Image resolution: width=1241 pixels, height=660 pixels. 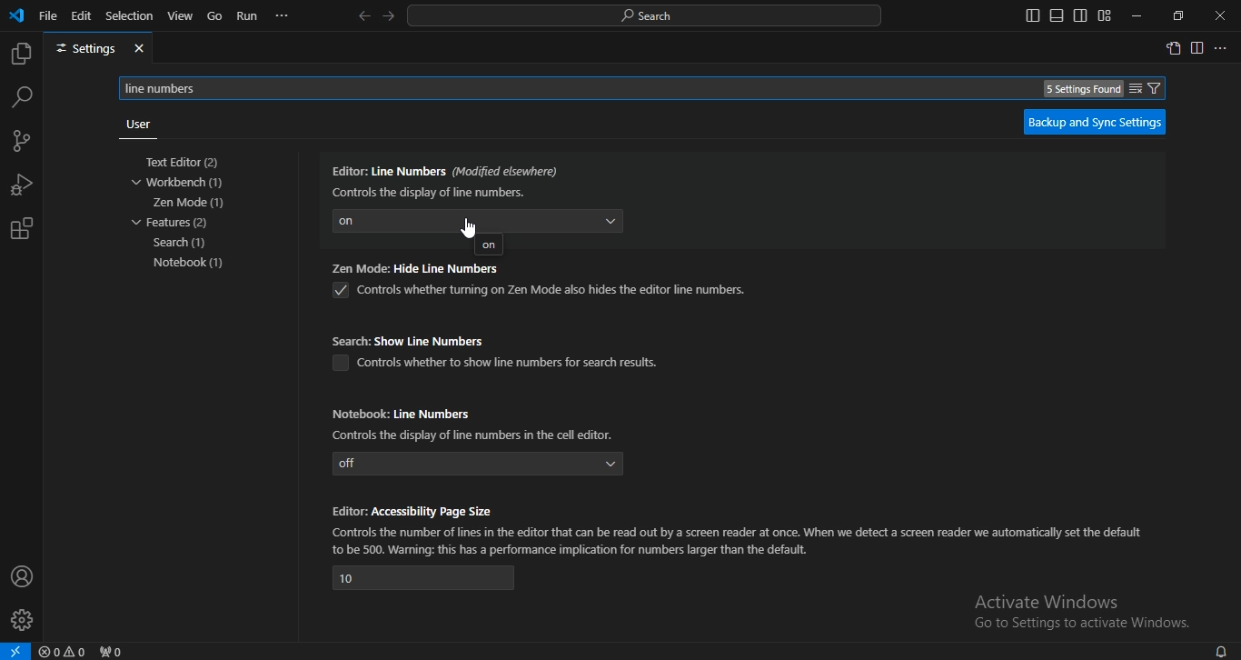 I want to click on workbench, so click(x=185, y=183).